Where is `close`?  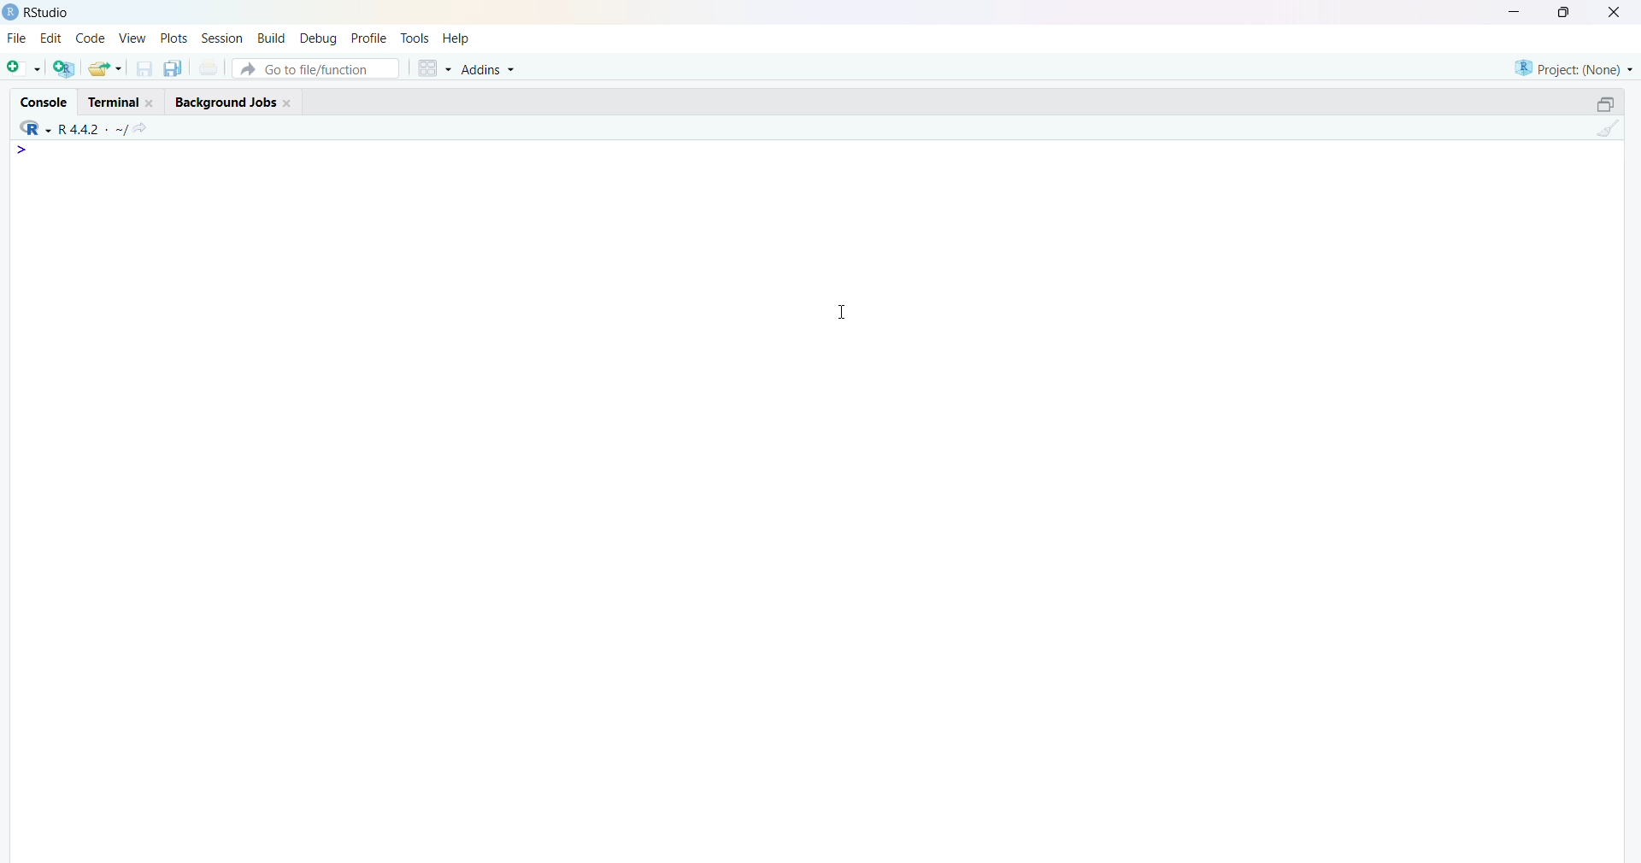 close is located at coordinates (290, 103).